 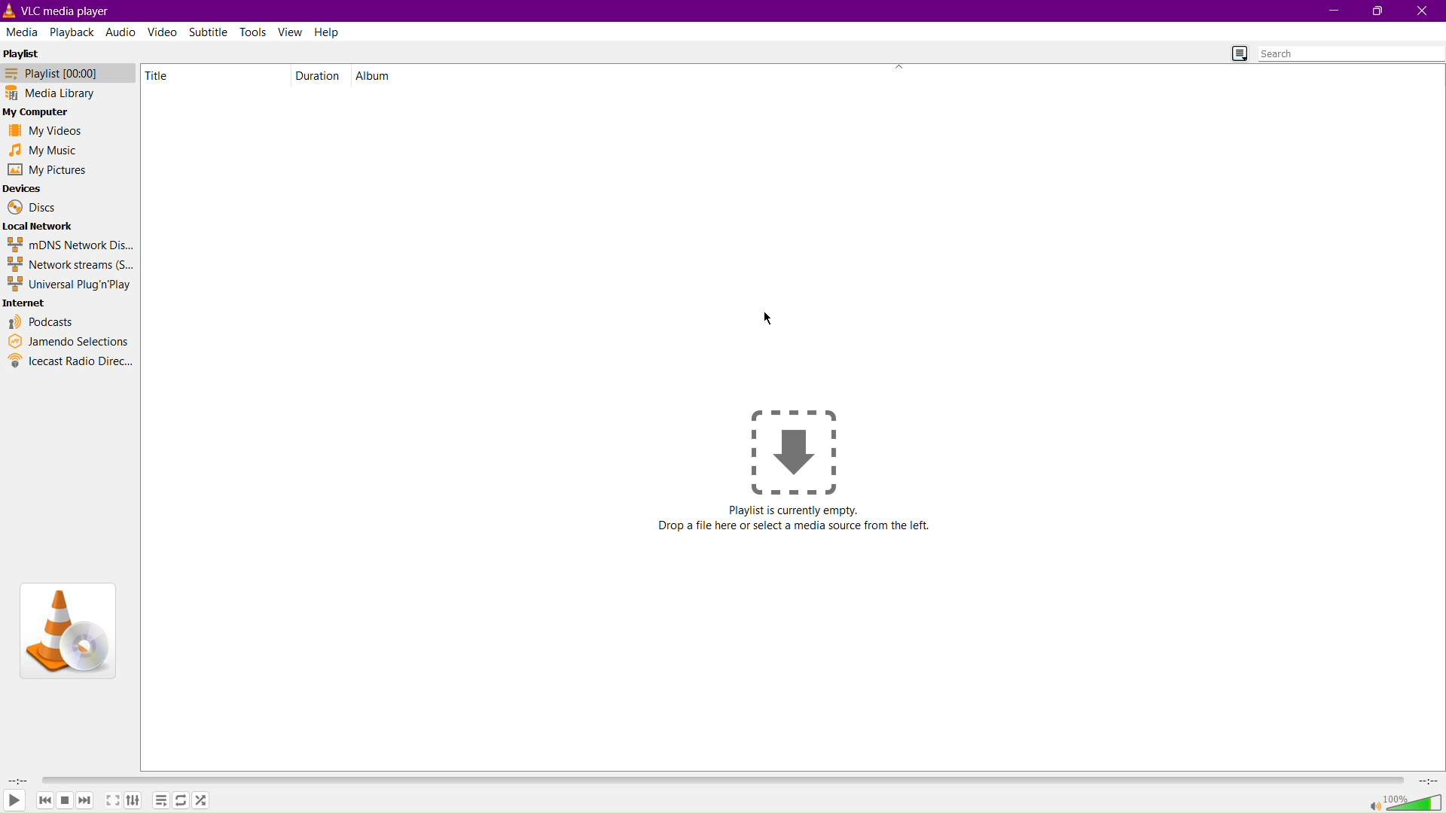 What do you see at coordinates (63, 94) in the screenshot?
I see `Media Library` at bounding box center [63, 94].